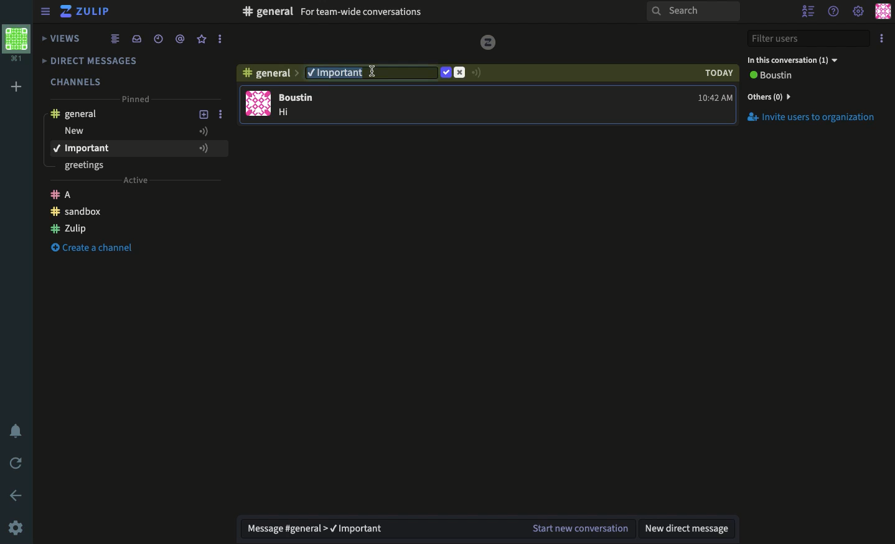 The width and height of the screenshot is (895, 544). Describe the element at coordinates (260, 104) in the screenshot. I see `user profile` at that location.